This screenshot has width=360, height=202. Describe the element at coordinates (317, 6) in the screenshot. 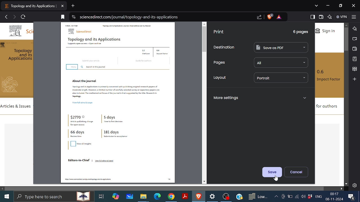

I see `Search tabs` at that location.